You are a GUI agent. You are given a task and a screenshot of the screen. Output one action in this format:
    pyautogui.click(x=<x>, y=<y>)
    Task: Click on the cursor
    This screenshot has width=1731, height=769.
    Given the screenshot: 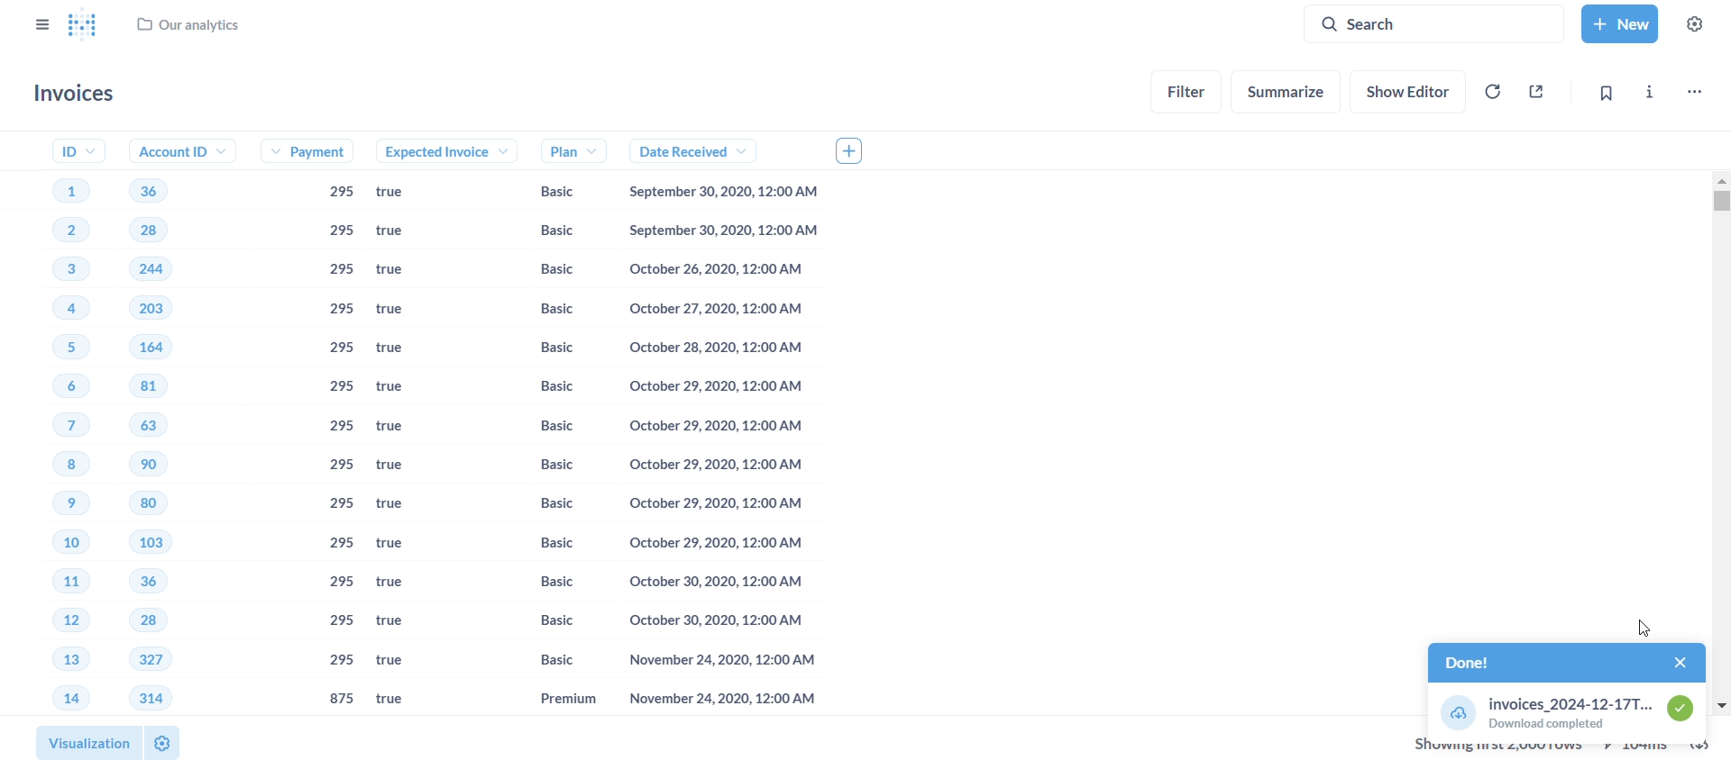 What is the action you would take?
    pyautogui.click(x=1637, y=625)
    